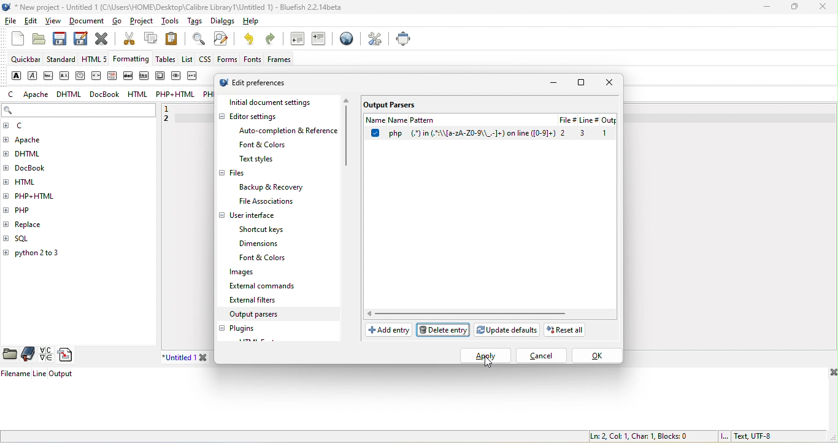 This screenshot has width=838, height=443. Describe the element at coordinates (610, 120) in the screenshot. I see `output` at that location.